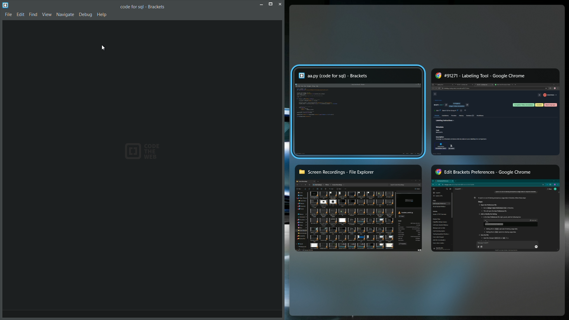 The height and width of the screenshot is (320, 569). Describe the element at coordinates (495, 209) in the screenshot. I see `google chrome another window` at that location.